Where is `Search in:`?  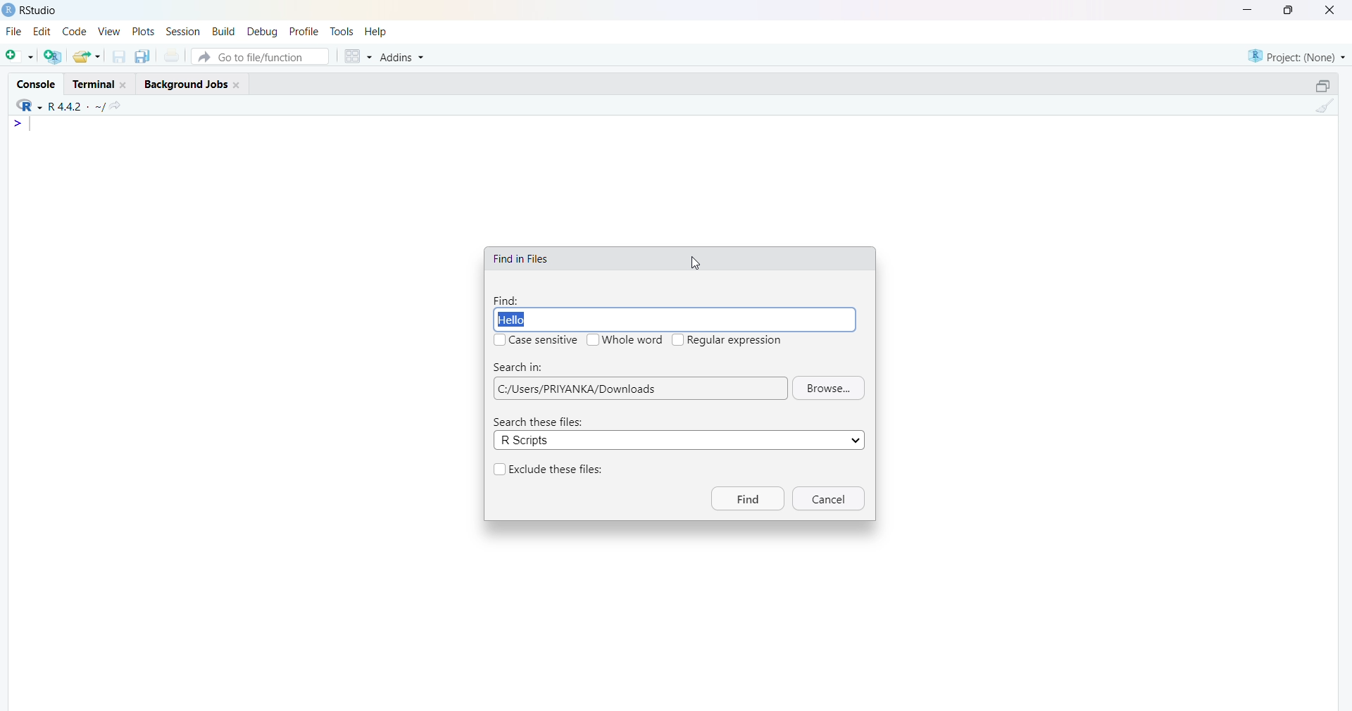 Search in: is located at coordinates (518, 367).